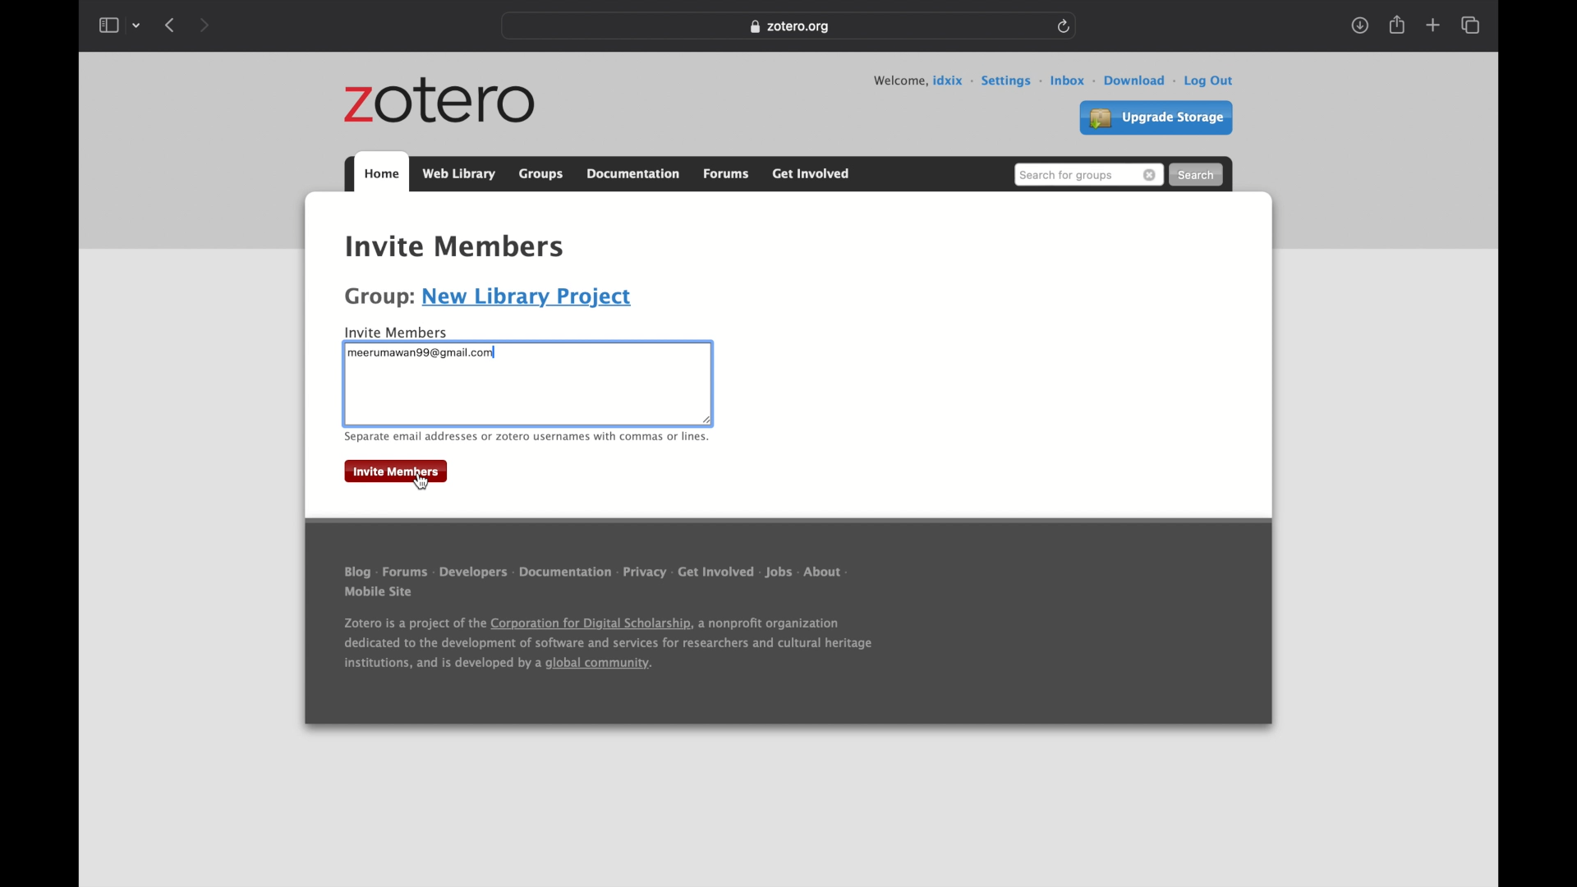 The image size is (1577, 887). Describe the element at coordinates (1359, 25) in the screenshot. I see `show downloads` at that location.